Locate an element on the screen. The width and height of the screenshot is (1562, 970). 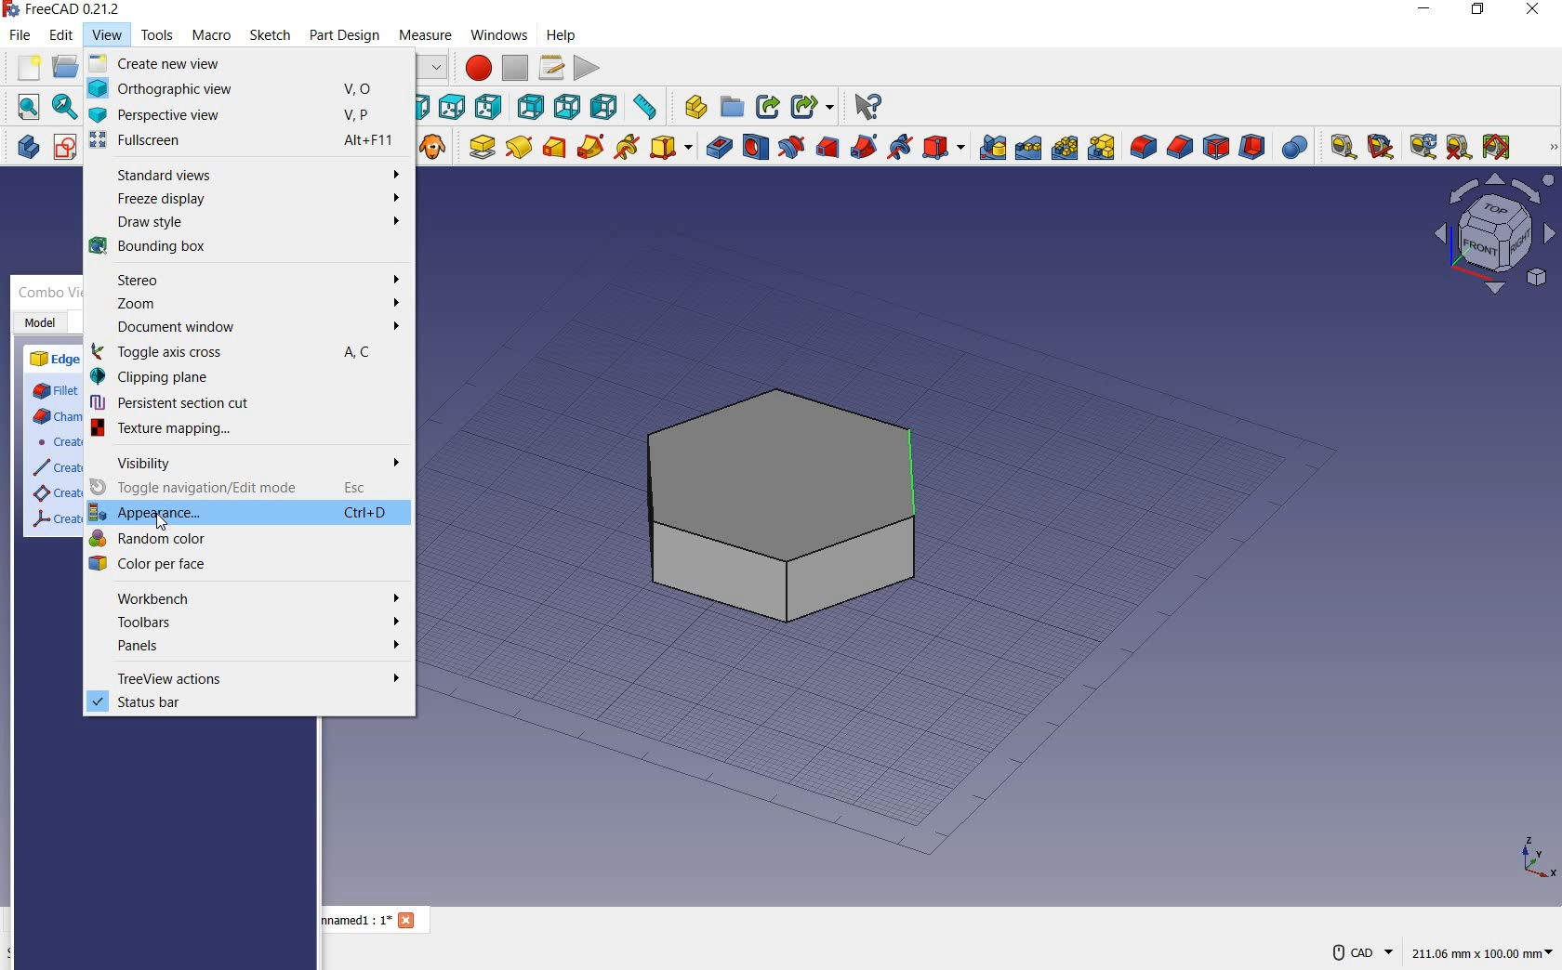
Workbench layout is located at coordinates (1450, 242).